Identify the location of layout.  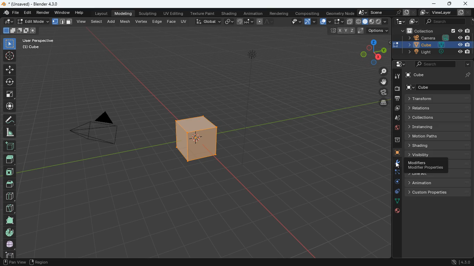
(102, 13).